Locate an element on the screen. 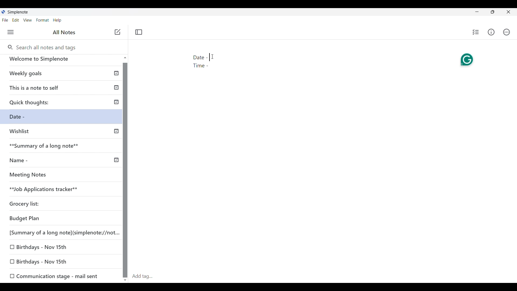 The height and width of the screenshot is (291, 517). Published note indicated by check icon is located at coordinates (62, 75).